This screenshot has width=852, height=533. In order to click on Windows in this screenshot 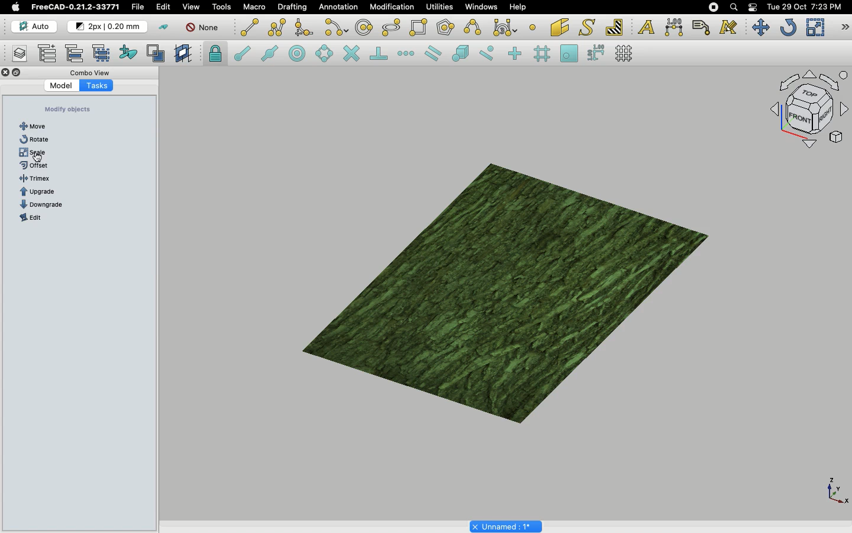, I will do `click(480, 7)`.